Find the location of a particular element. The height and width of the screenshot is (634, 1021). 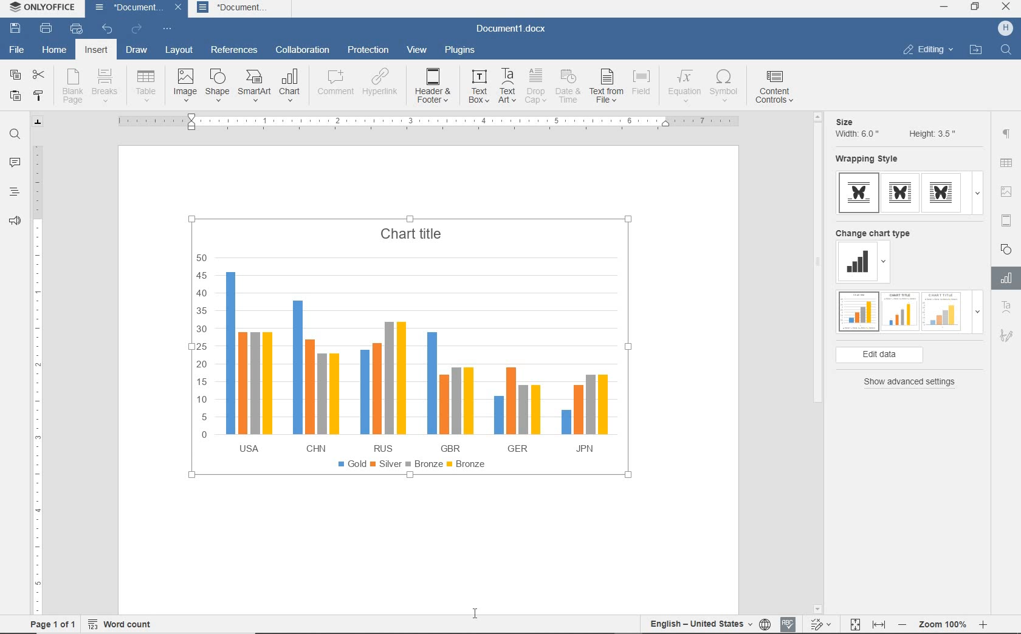

header & footer is located at coordinates (1006, 220).